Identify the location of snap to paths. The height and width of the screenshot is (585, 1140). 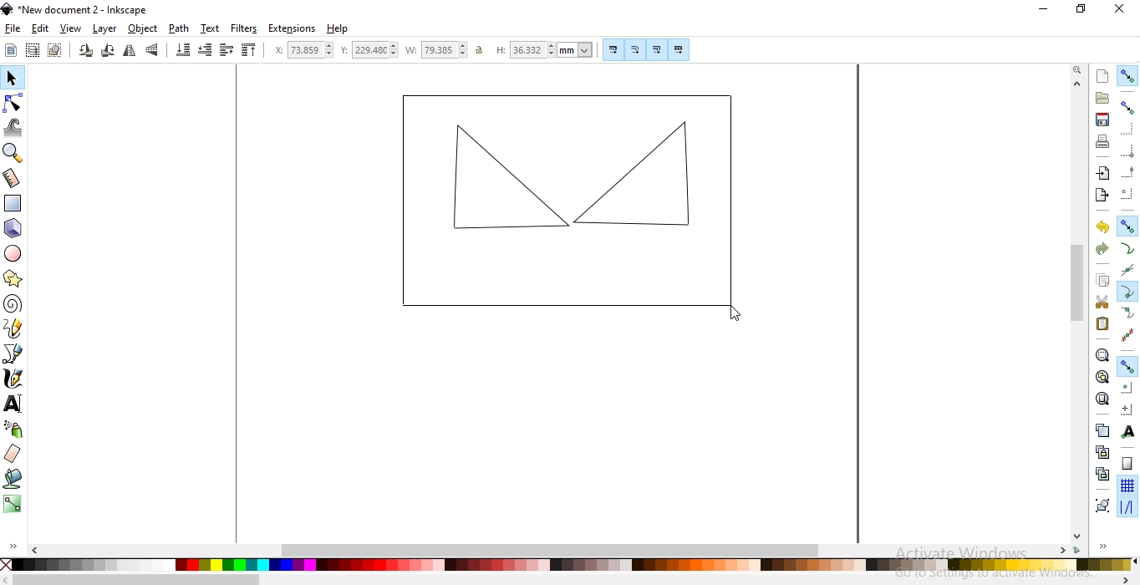
(1127, 248).